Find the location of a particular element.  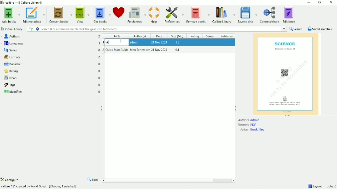

Preferences is located at coordinates (173, 15).